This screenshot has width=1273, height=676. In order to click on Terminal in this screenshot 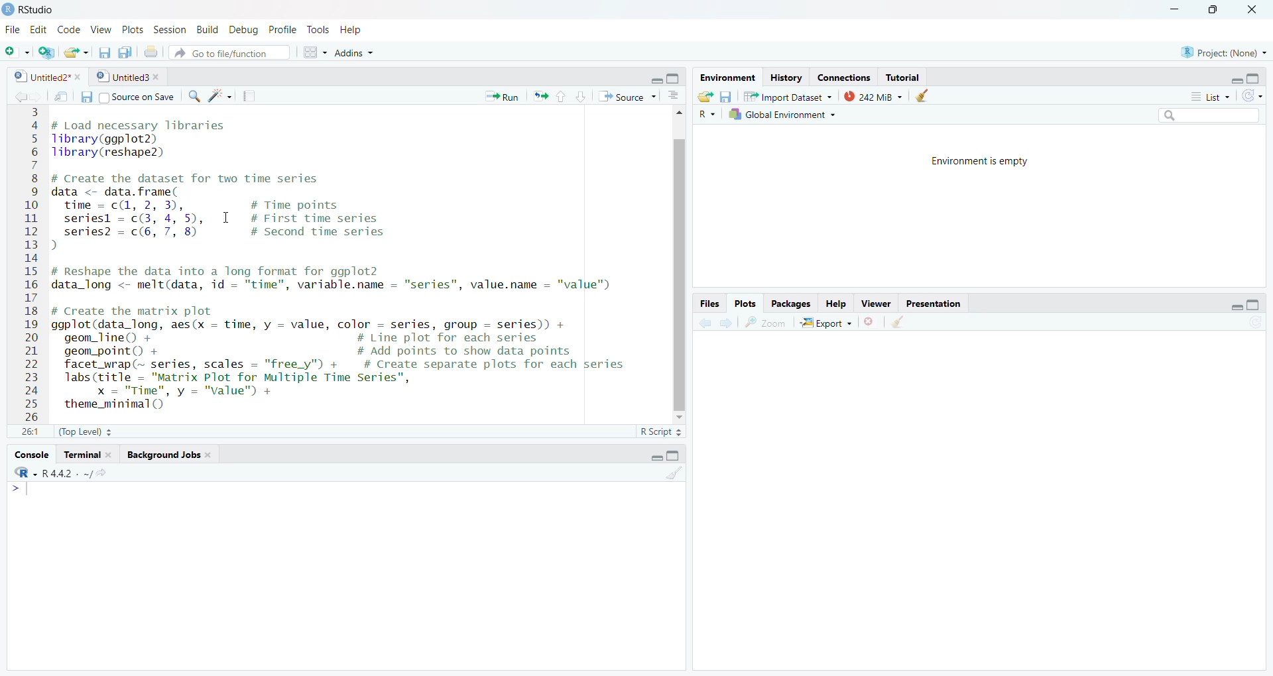, I will do `click(88, 455)`.